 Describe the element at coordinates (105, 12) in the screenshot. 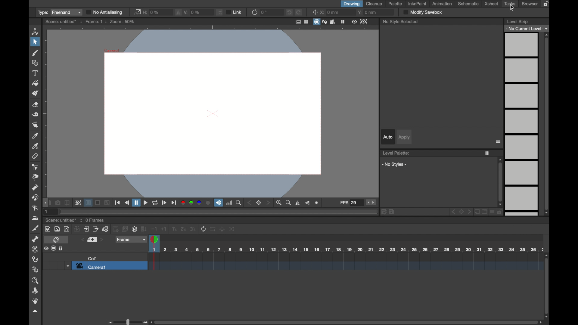

I see `no antialiasing` at that location.